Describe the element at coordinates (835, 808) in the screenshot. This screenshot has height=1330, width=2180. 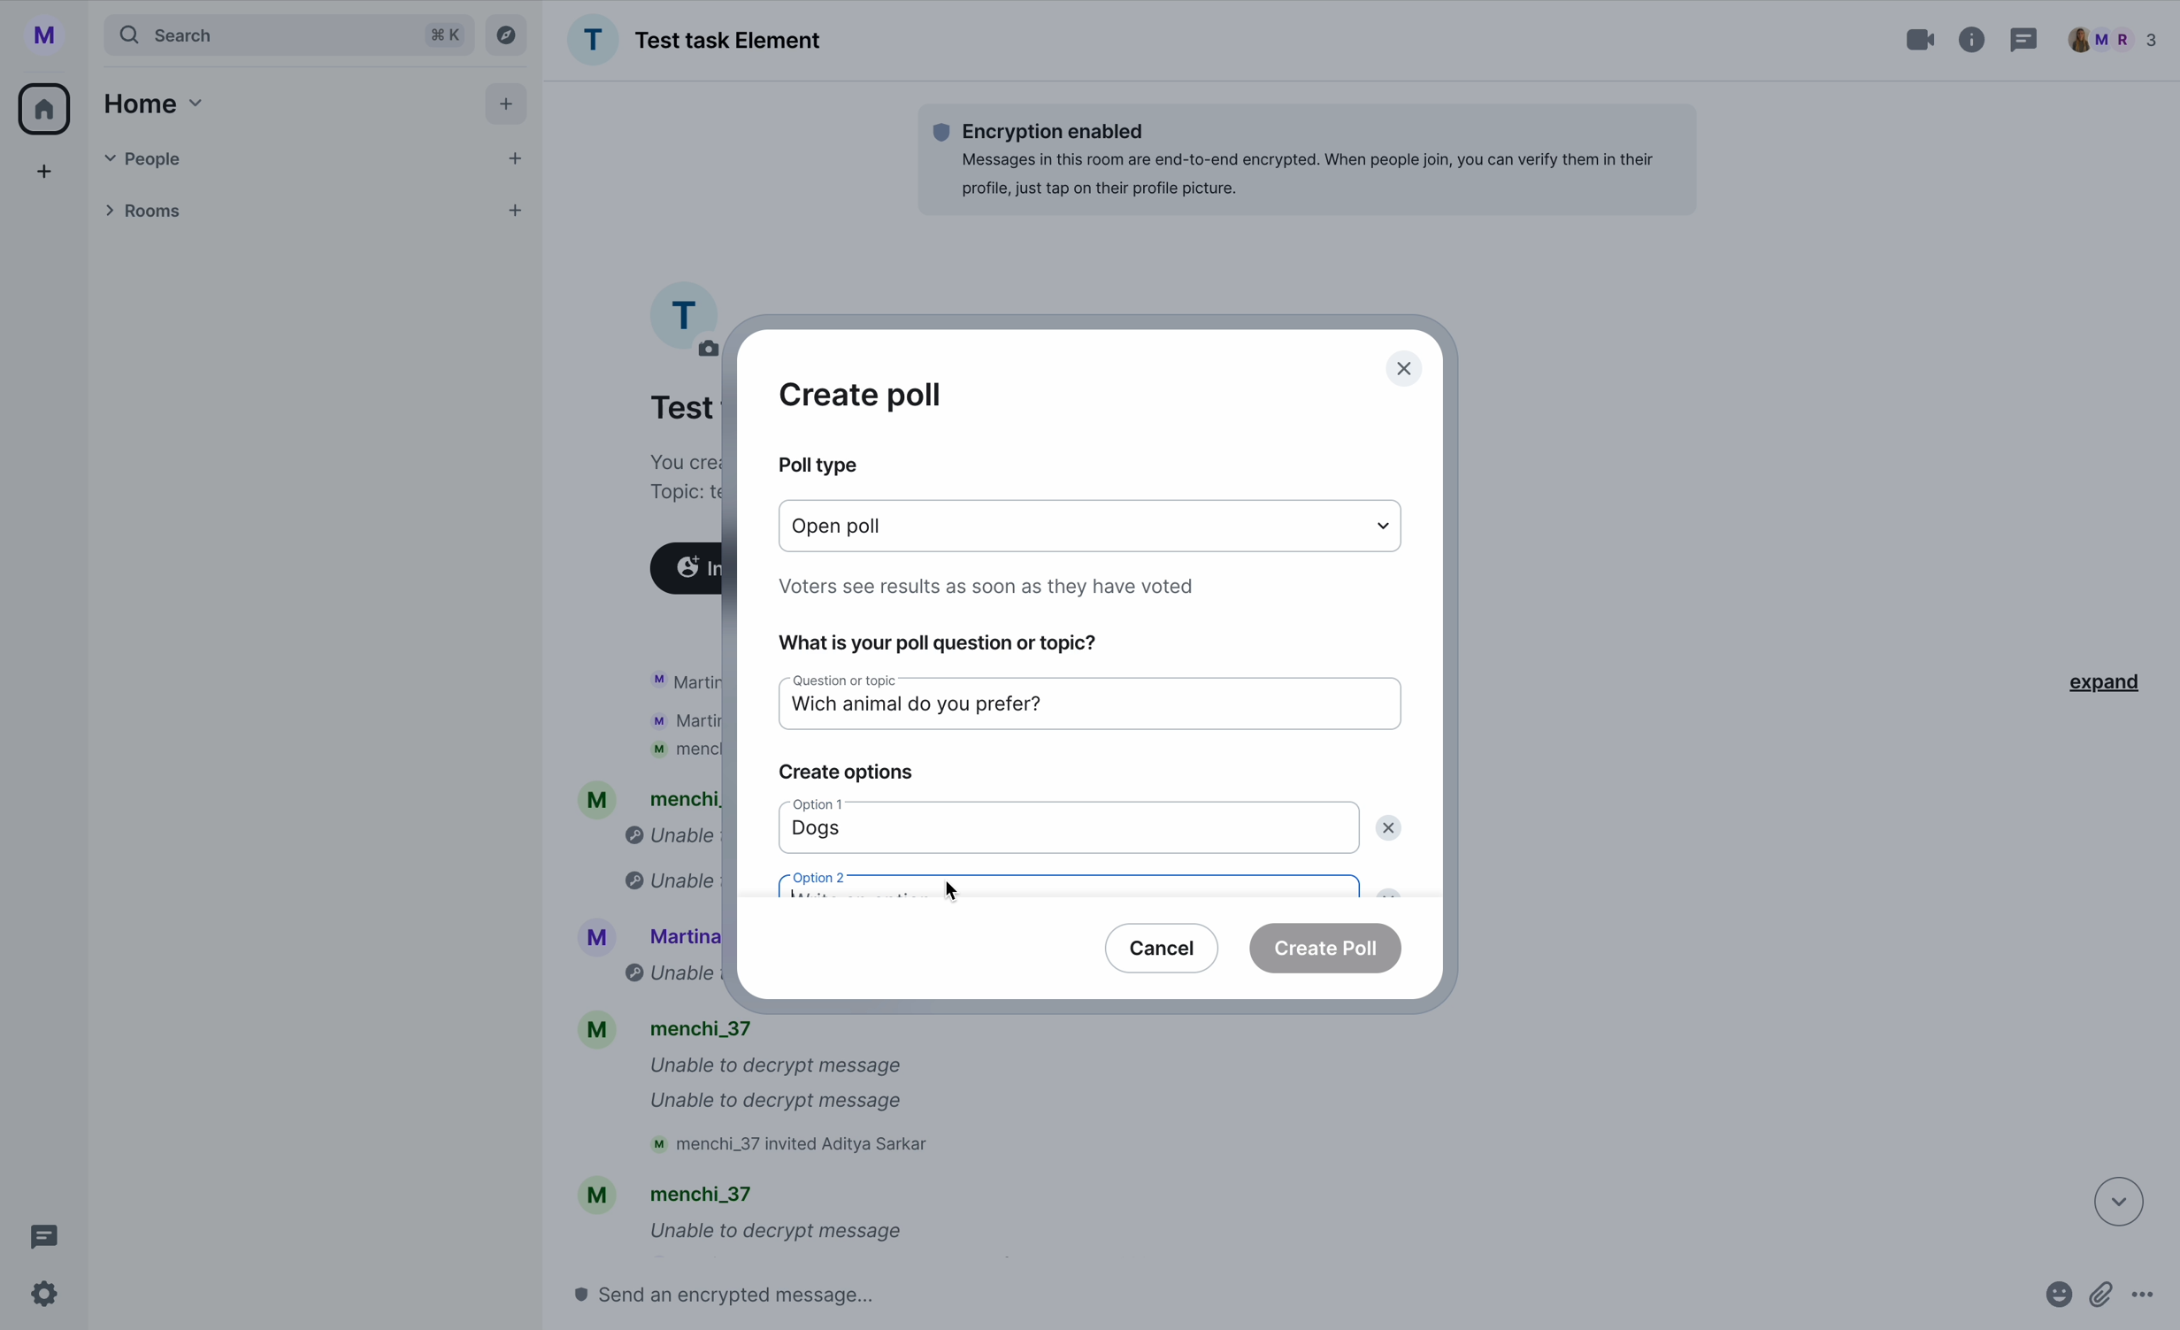
I see `option 1` at that location.